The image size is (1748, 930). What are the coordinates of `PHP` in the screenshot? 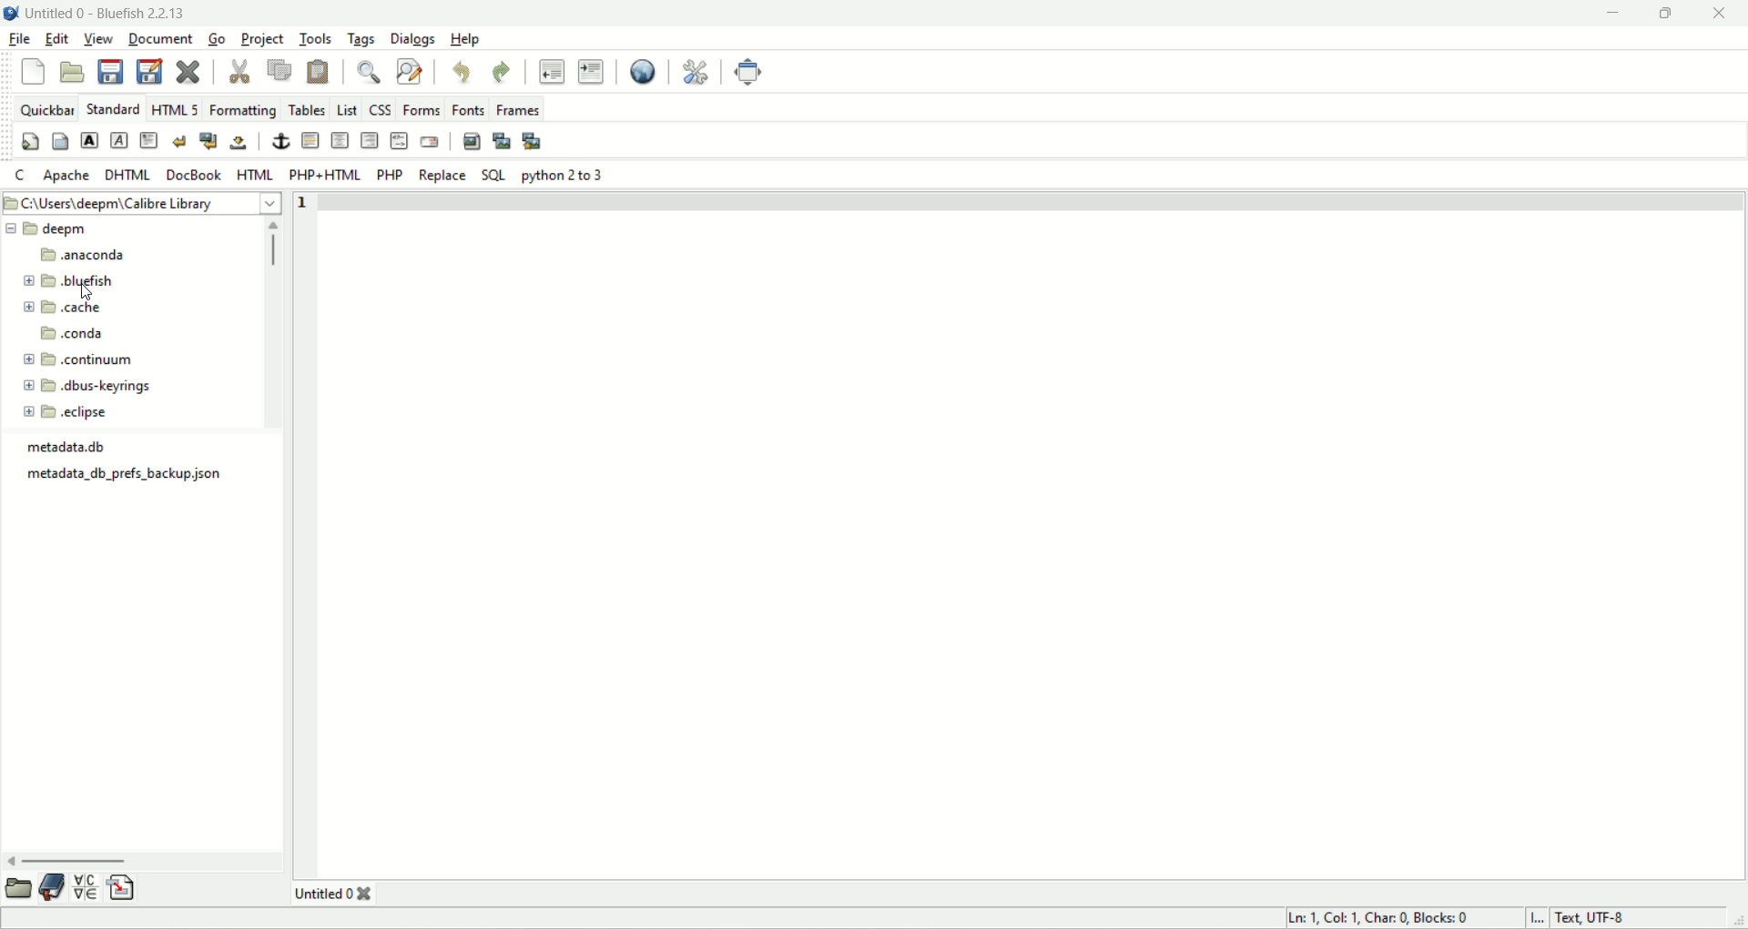 It's located at (391, 173).